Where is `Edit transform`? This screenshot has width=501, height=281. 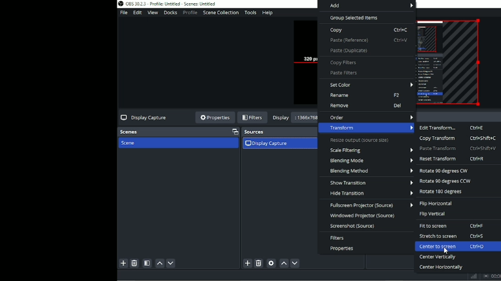 Edit transform is located at coordinates (452, 127).